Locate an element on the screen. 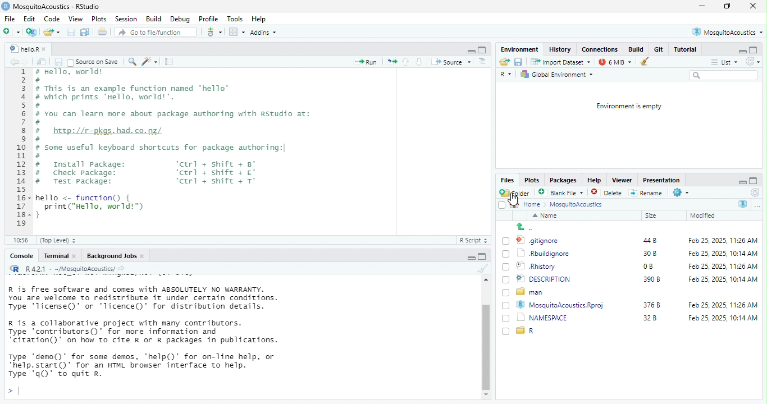 This screenshot has width=767, height=404. 448 is located at coordinates (646, 240).